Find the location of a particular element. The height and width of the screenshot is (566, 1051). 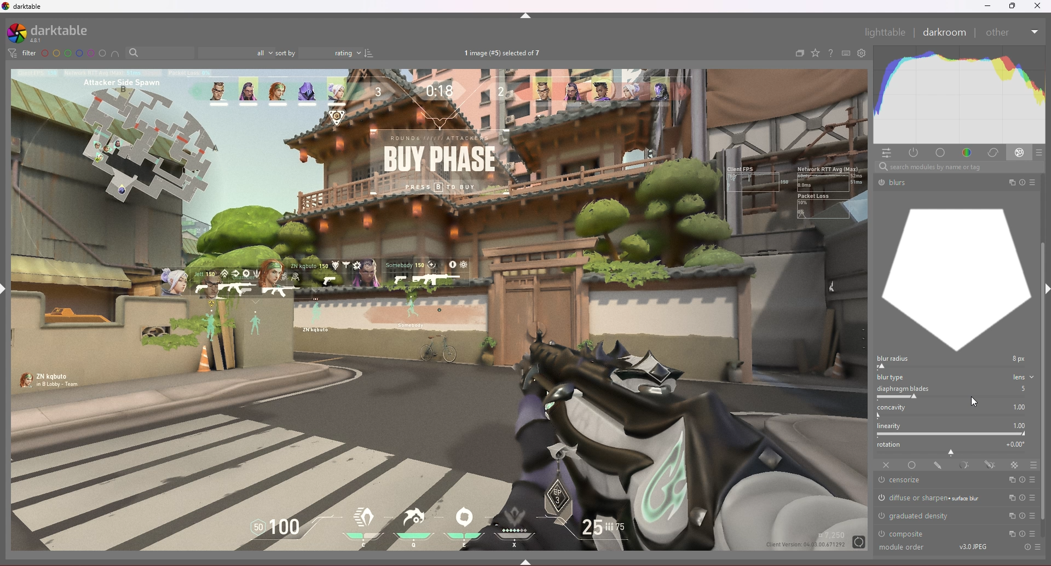

heat graph is located at coordinates (959, 95).